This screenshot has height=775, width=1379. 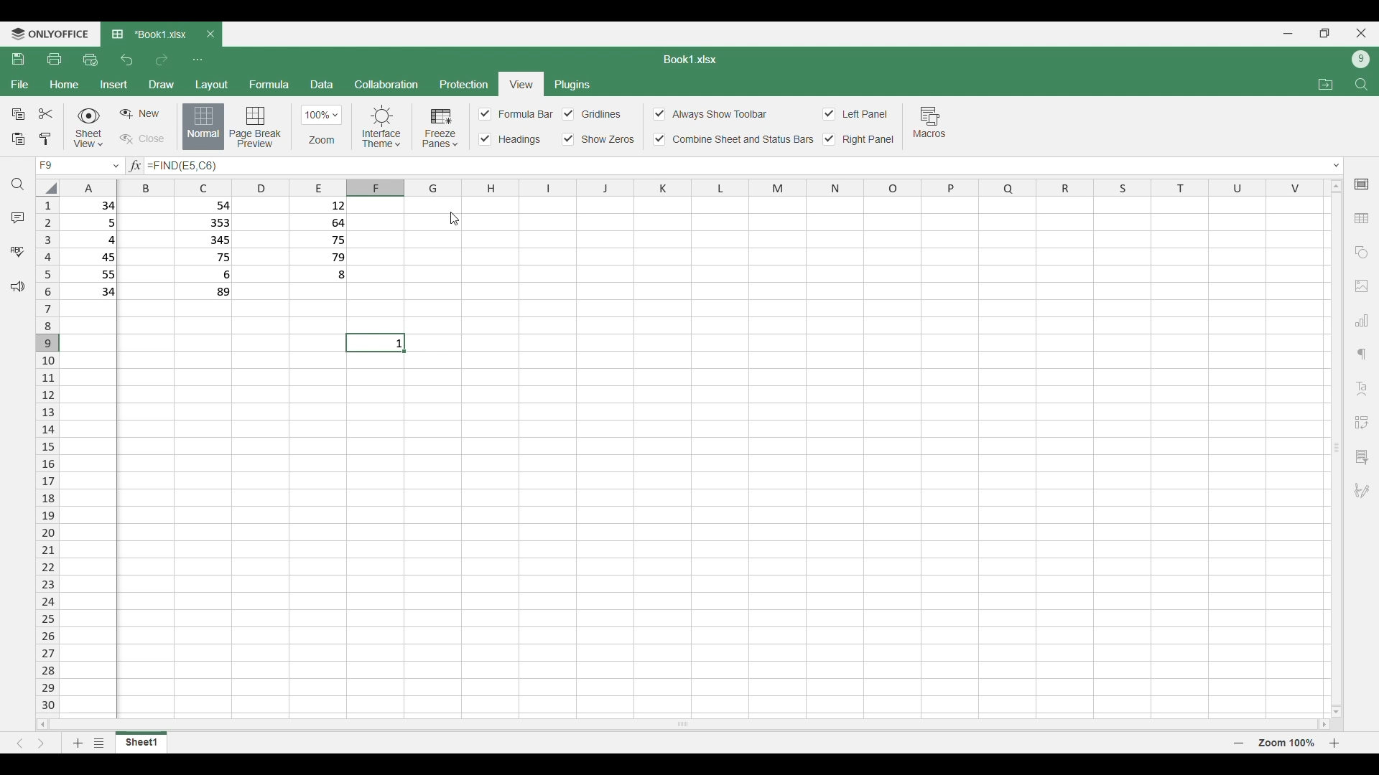 What do you see at coordinates (591, 114) in the screenshot?
I see `Toggles for each cell` at bounding box center [591, 114].